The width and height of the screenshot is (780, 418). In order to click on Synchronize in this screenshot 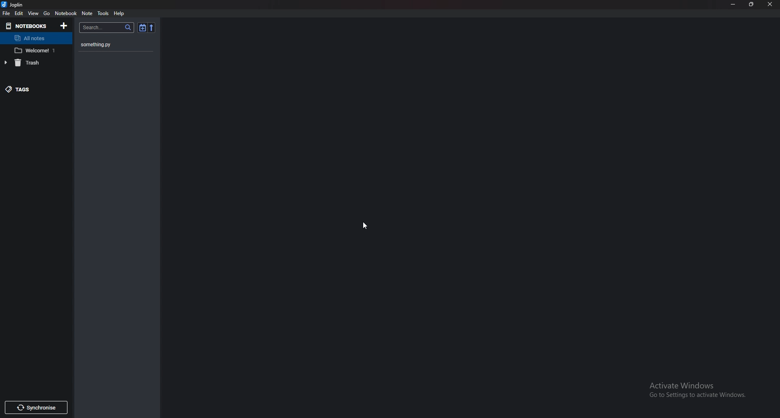, I will do `click(37, 407)`.